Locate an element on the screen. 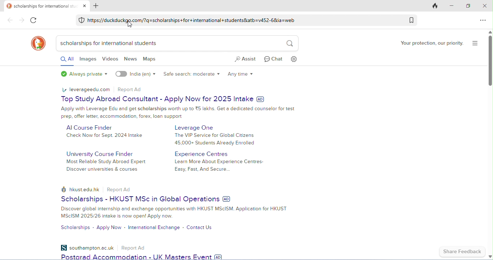  any time is located at coordinates (243, 75).